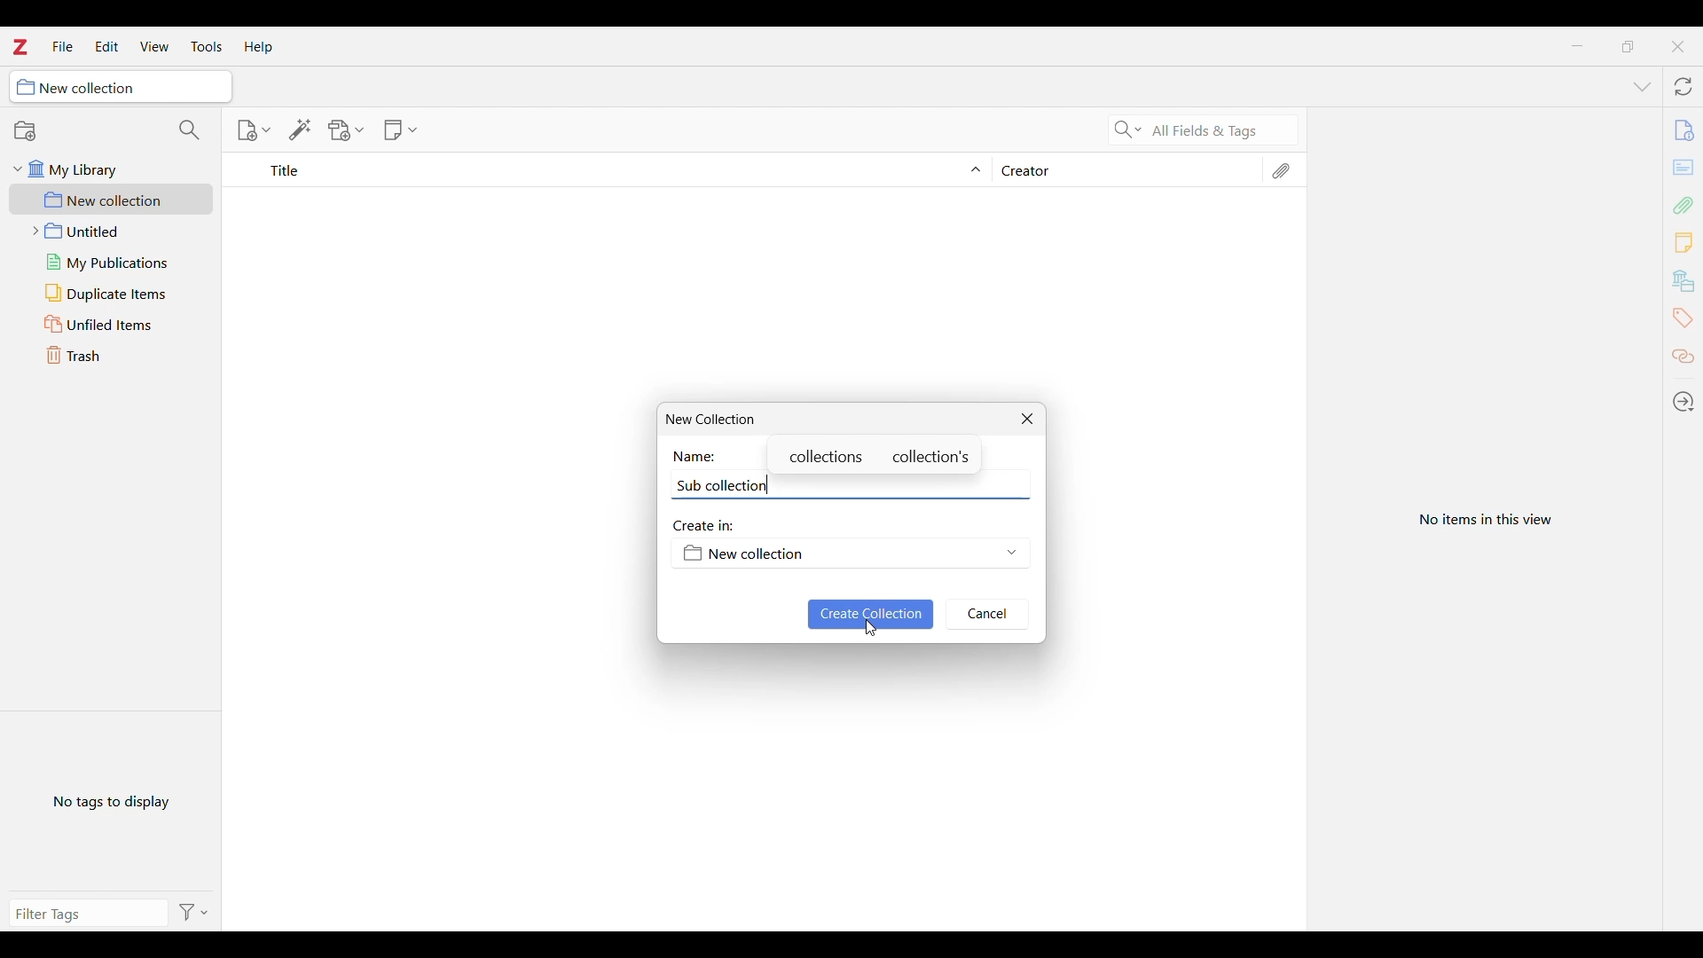 The height and width of the screenshot is (958, 1703). Describe the element at coordinates (1628, 47) in the screenshot. I see `Show interface in a smaller tab` at that location.